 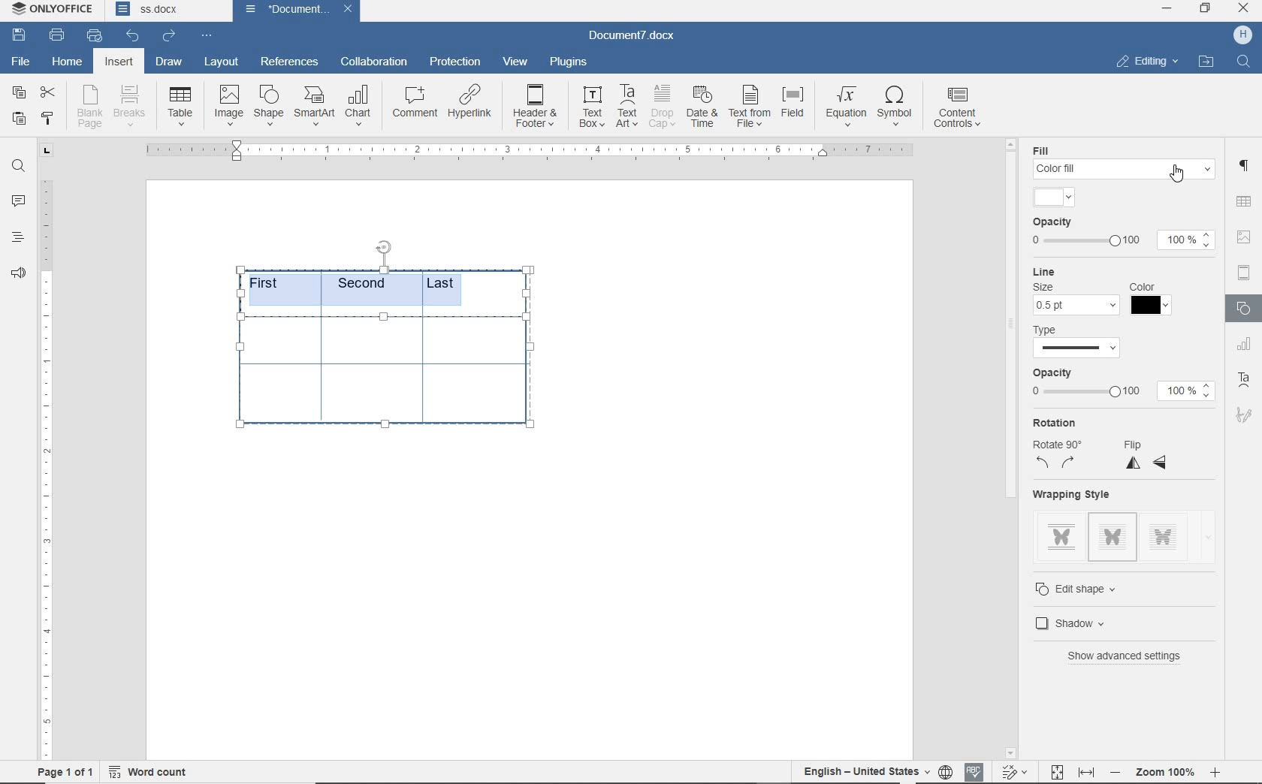 What do you see at coordinates (1153, 305) in the screenshot?
I see `color` at bounding box center [1153, 305].